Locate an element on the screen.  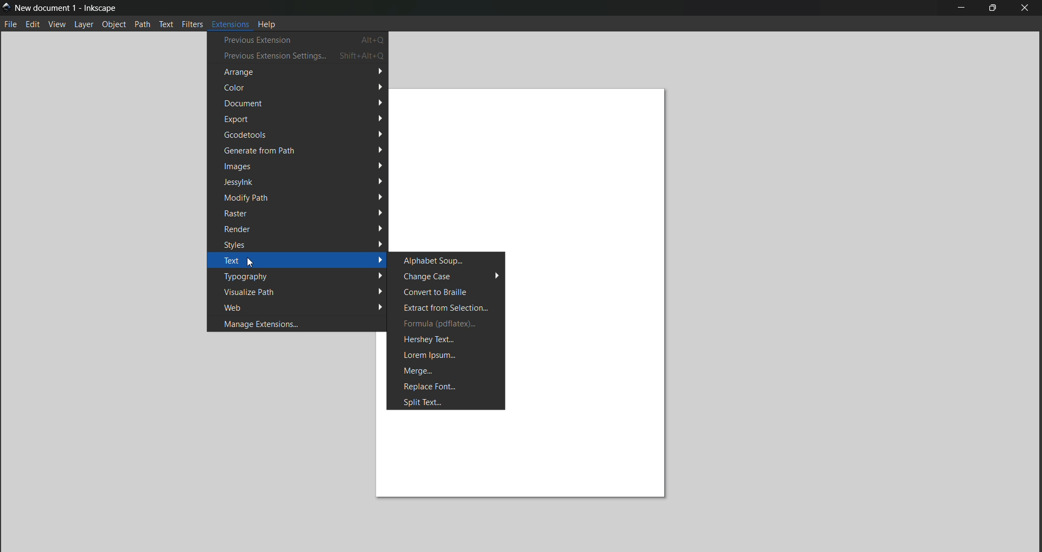
Extraction from Selection is located at coordinates (446, 307).